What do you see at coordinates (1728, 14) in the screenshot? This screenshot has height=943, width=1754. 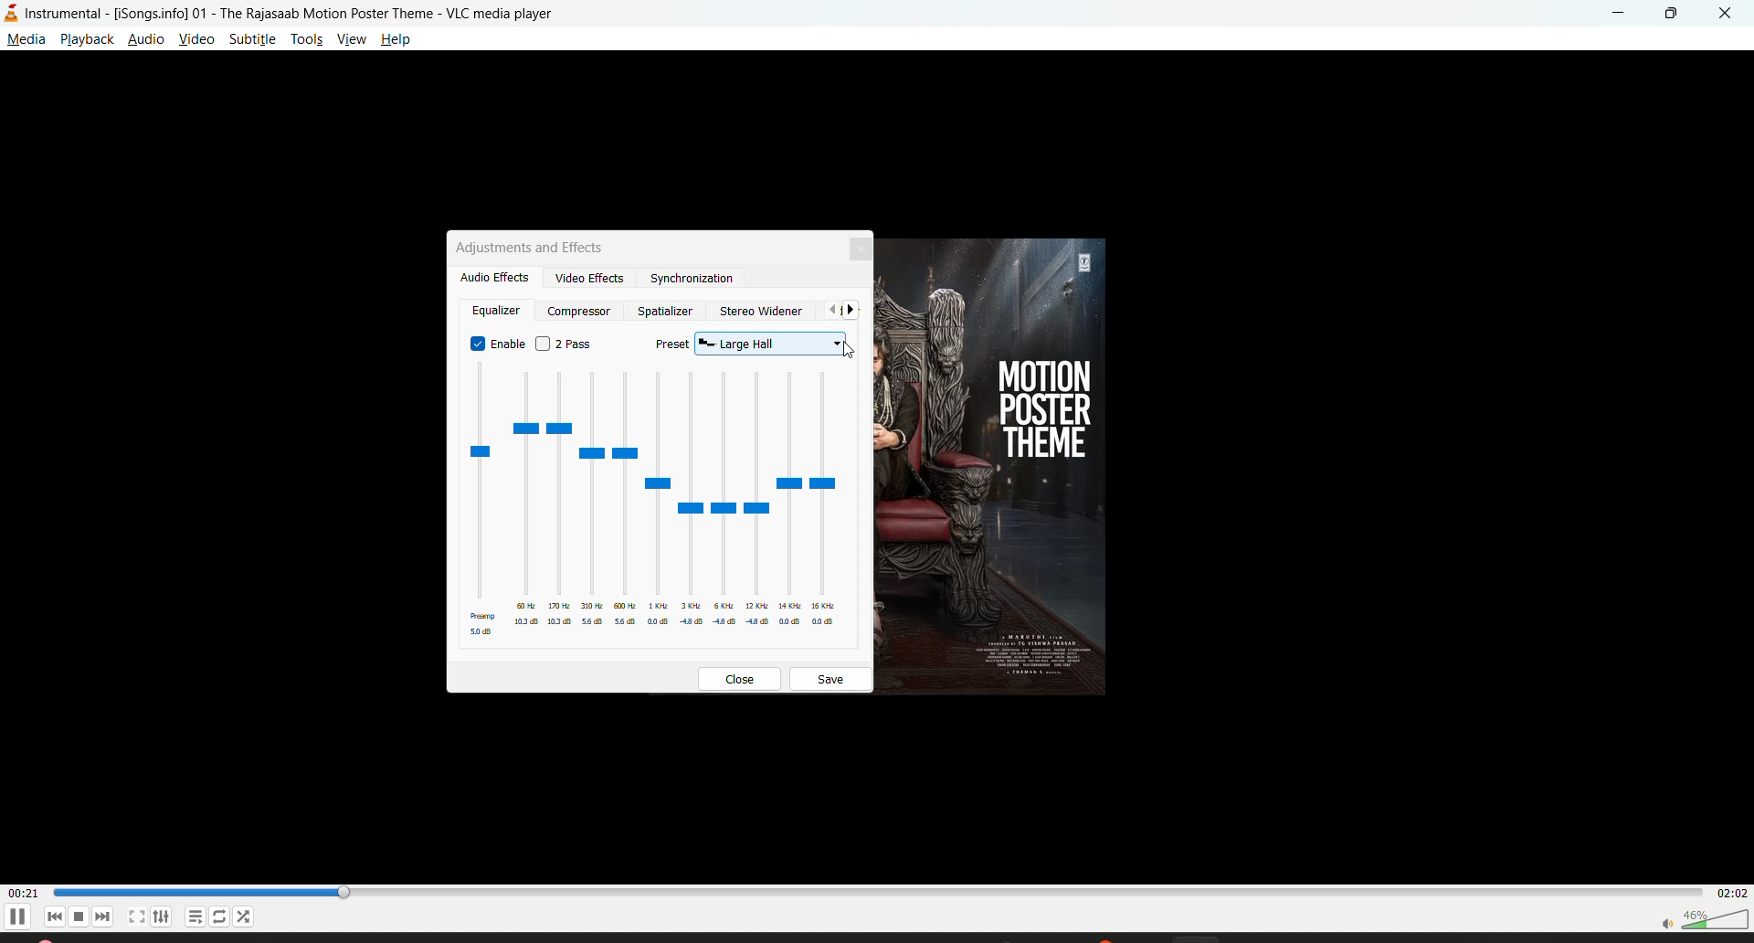 I see `close` at bounding box center [1728, 14].